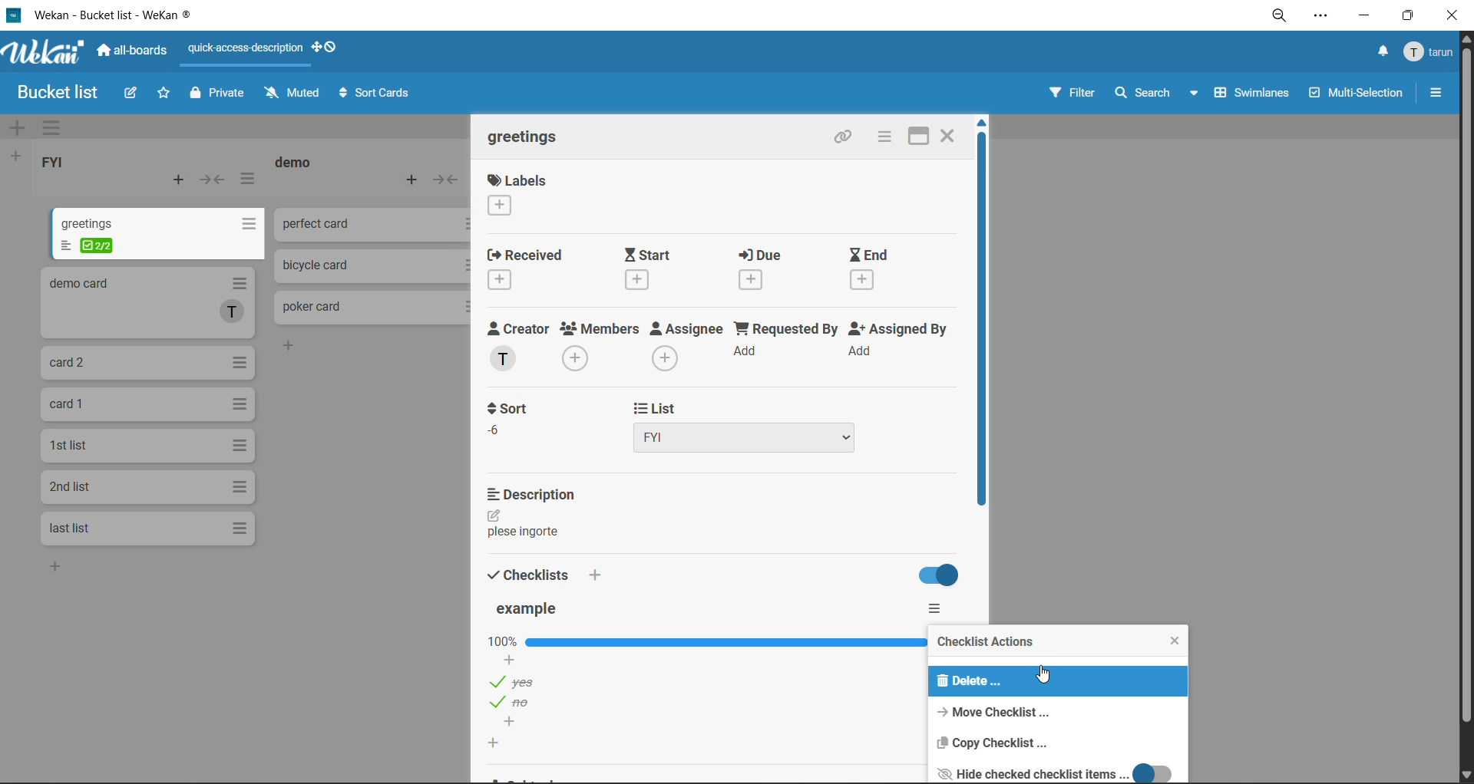 The width and height of the screenshot is (1474, 784). Describe the element at coordinates (1455, 14) in the screenshot. I see `close` at that location.